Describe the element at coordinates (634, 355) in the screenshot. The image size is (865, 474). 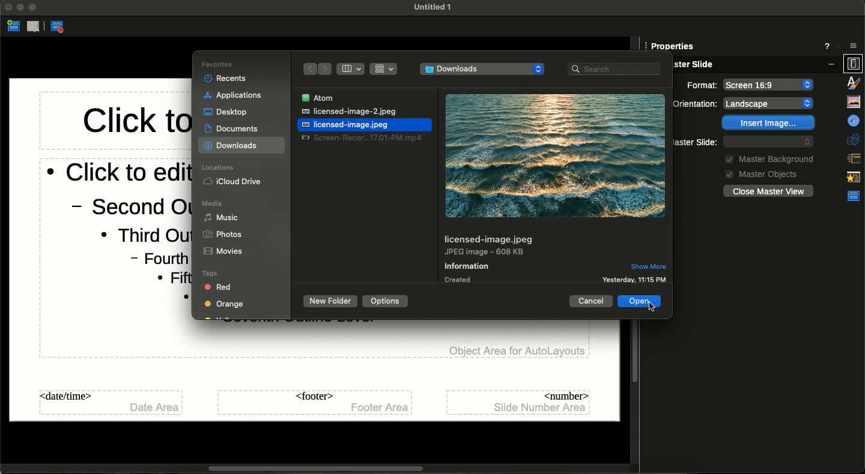
I see `Scroll` at that location.